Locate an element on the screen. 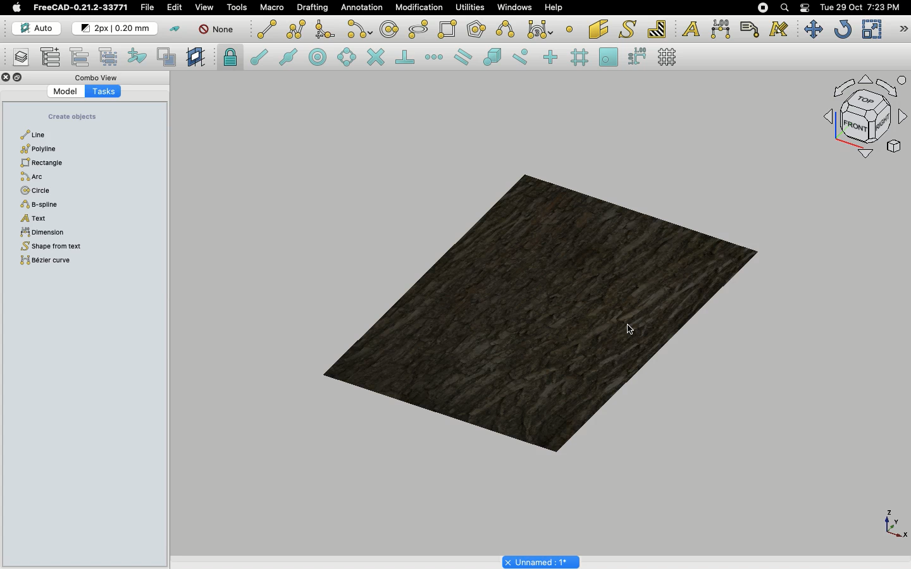 The height and width of the screenshot is (569, 911). Fillet is located at coordinates (325, 30).